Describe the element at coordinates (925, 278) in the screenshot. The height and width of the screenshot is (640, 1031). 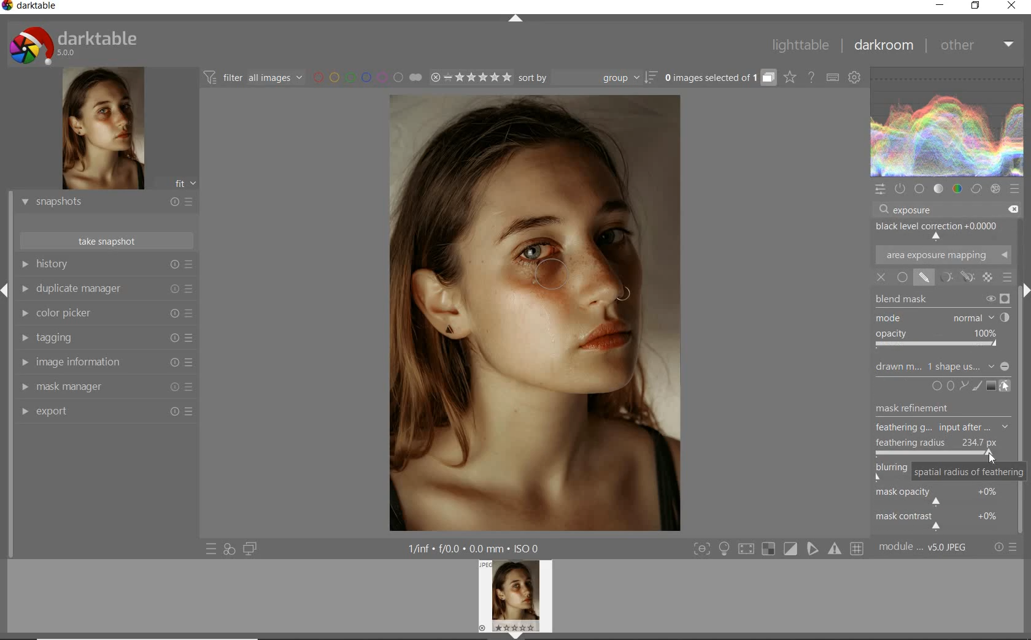
I see `drawn musk` at that location.